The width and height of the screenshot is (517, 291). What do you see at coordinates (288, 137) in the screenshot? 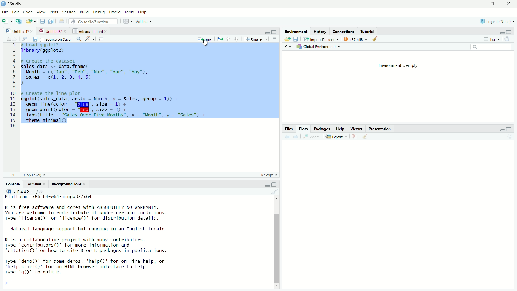
I see `back` at bounding box center [288, 137].